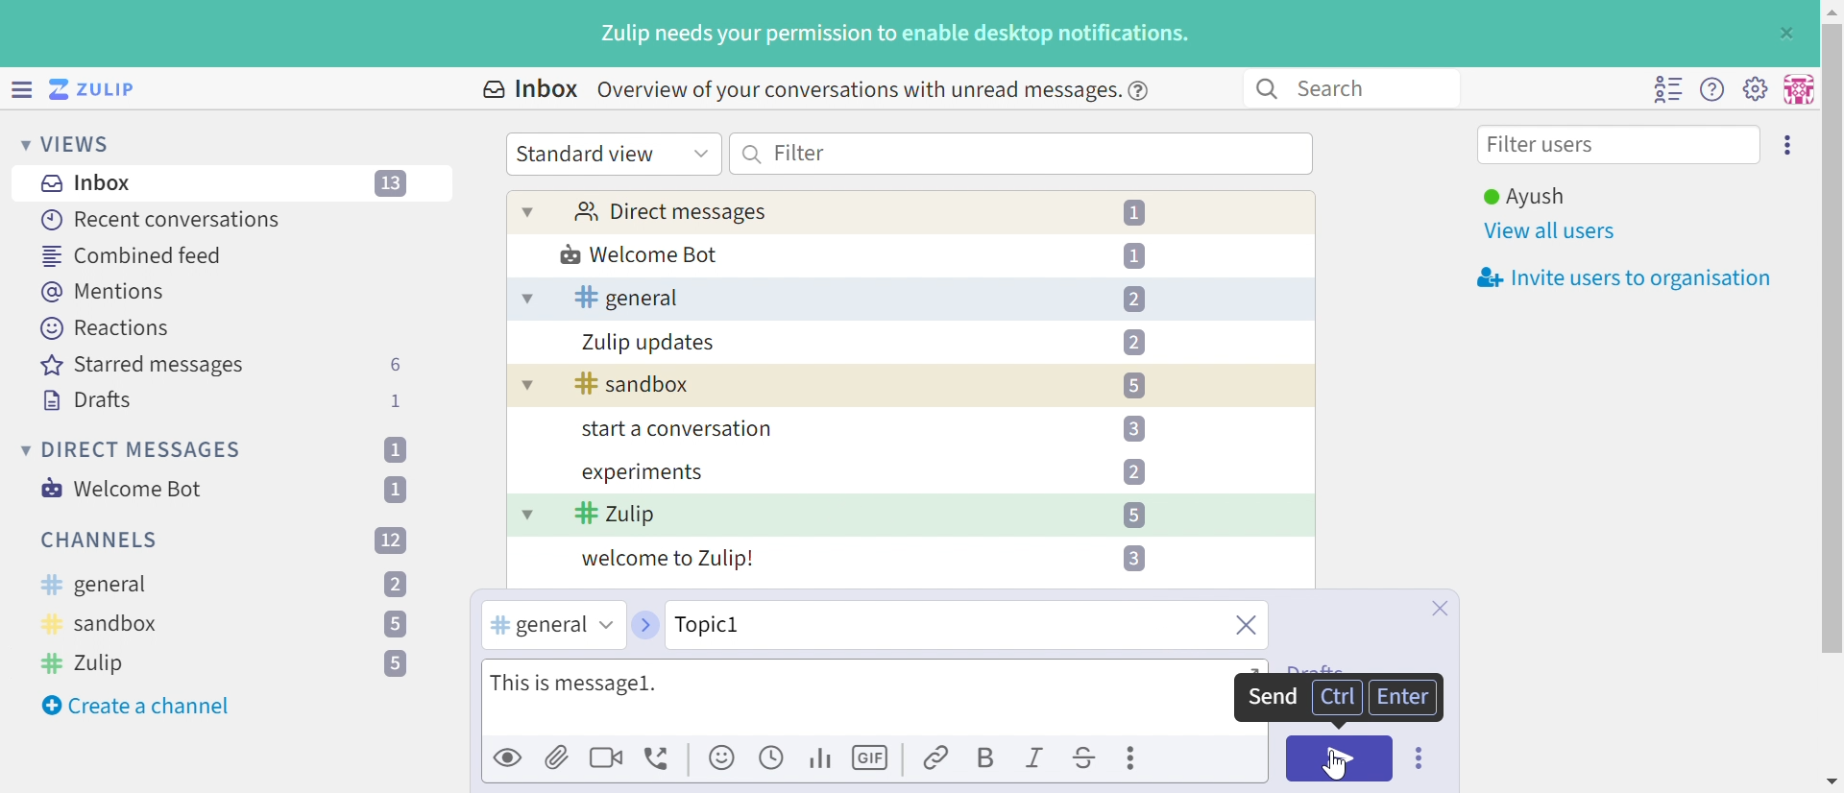 The image size is (1844, 793). Describe the element at coordinates (1085, 760) in the screenshot. I see `Strikethrough` at that location.